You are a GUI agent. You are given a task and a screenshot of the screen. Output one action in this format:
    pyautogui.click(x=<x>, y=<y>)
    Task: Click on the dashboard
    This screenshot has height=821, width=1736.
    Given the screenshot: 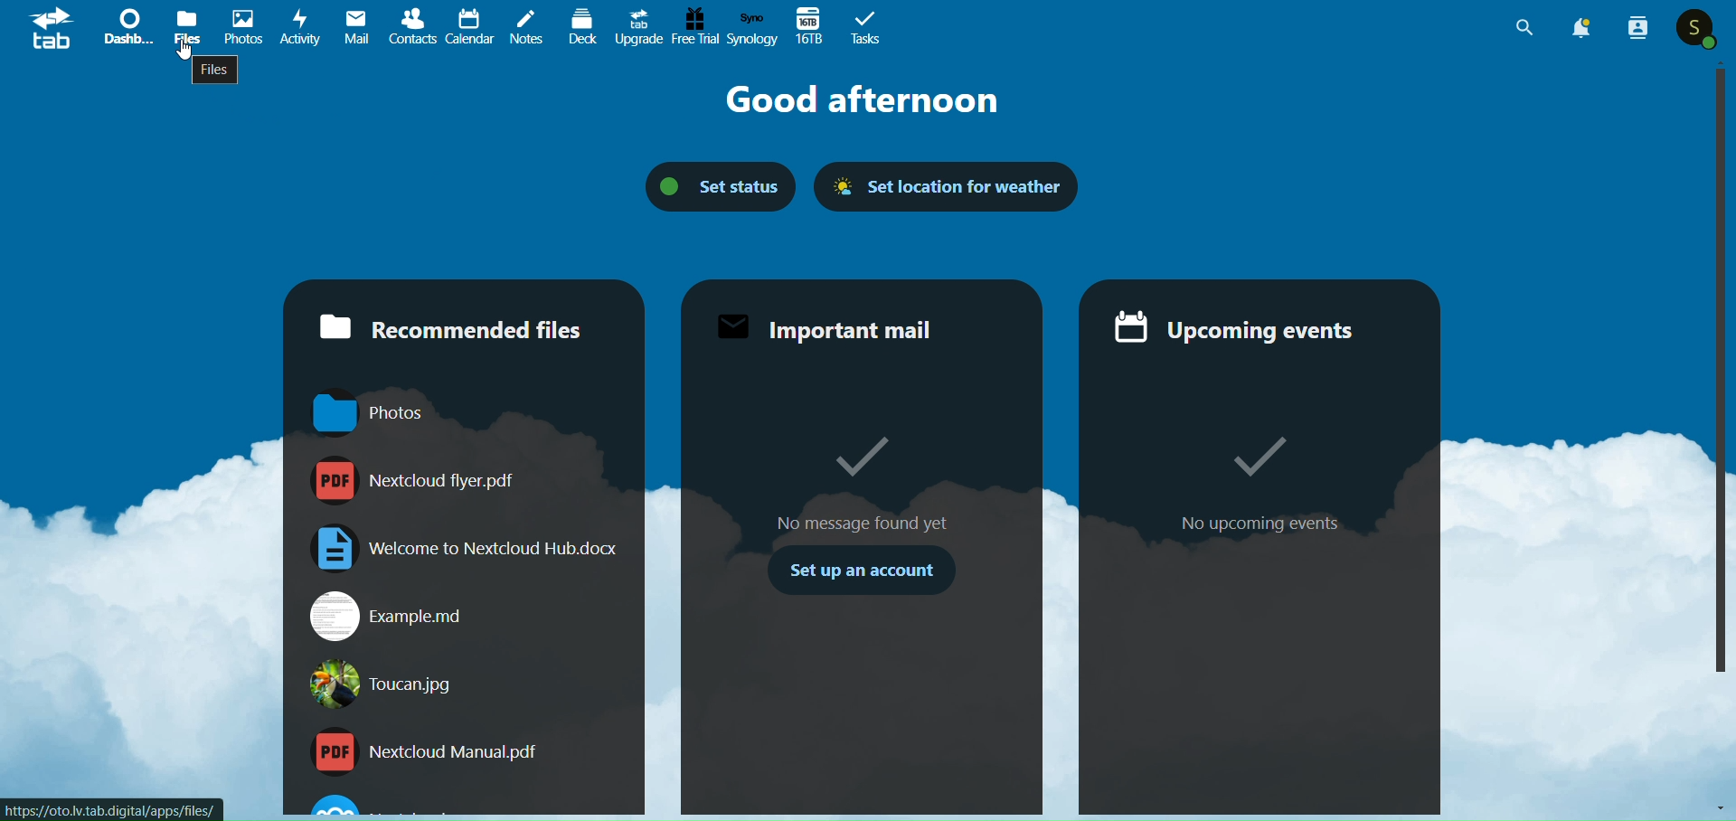 What is the action you would take?
    pyautogui.click(x=129, y=29)
    